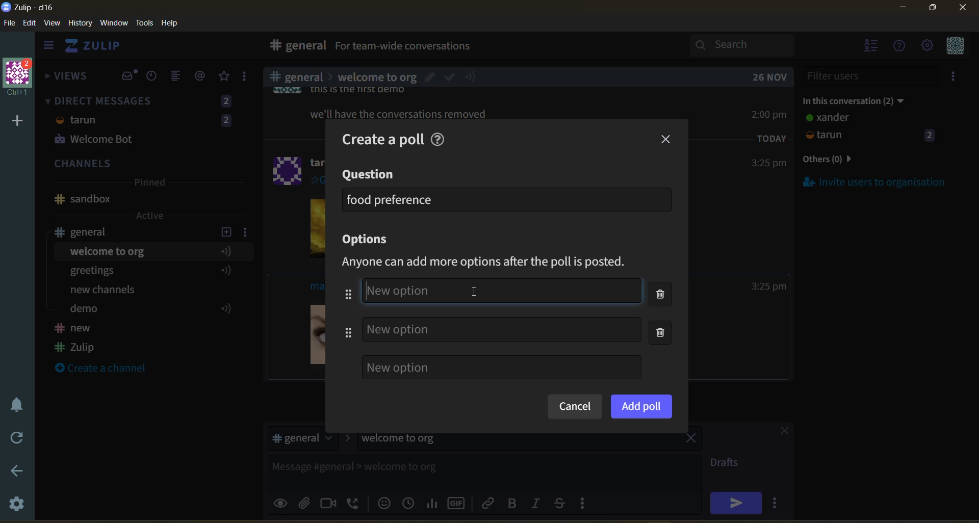 This screenshot has height=523, width=979. What do you see at coordinates (538, 504) in the screenshot?
I see `italic` at bounding box center [538, 504].